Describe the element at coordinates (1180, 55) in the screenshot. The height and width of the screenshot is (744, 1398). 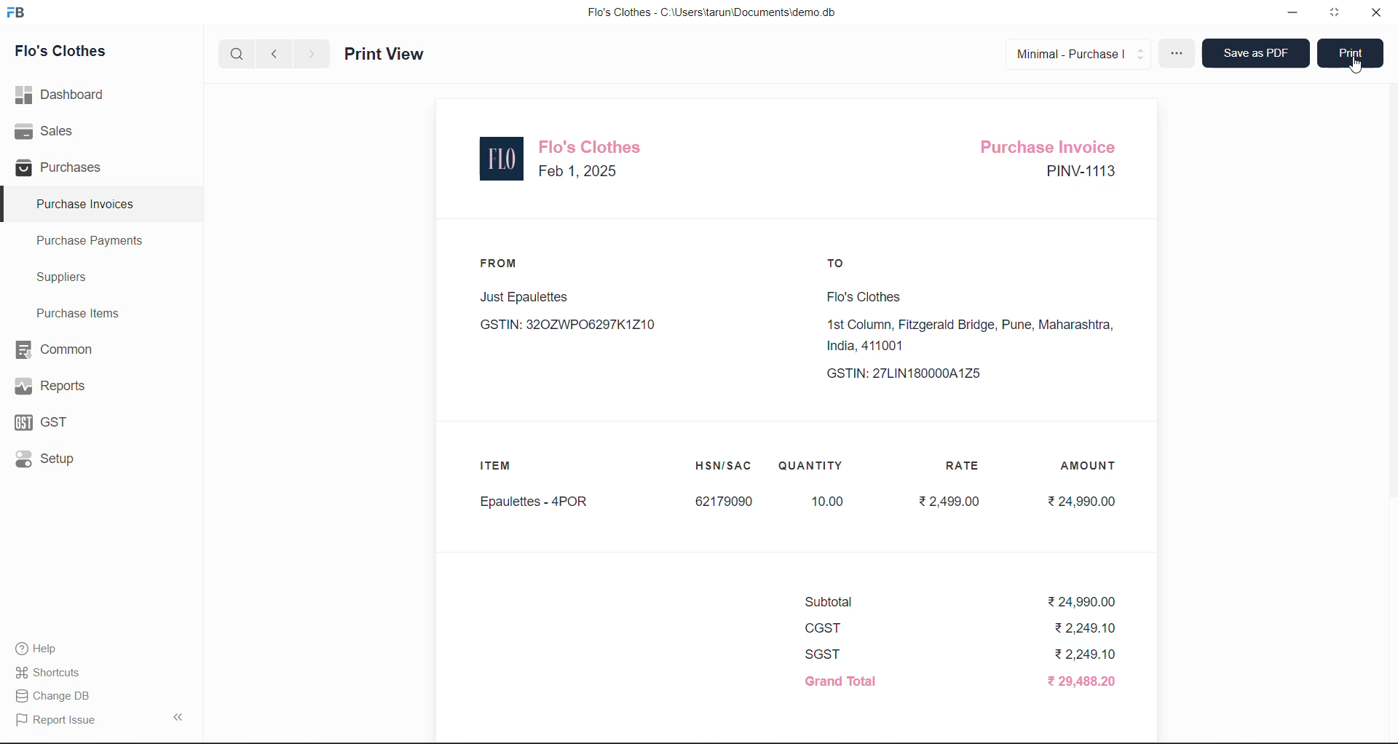
I see `more options` at that location.